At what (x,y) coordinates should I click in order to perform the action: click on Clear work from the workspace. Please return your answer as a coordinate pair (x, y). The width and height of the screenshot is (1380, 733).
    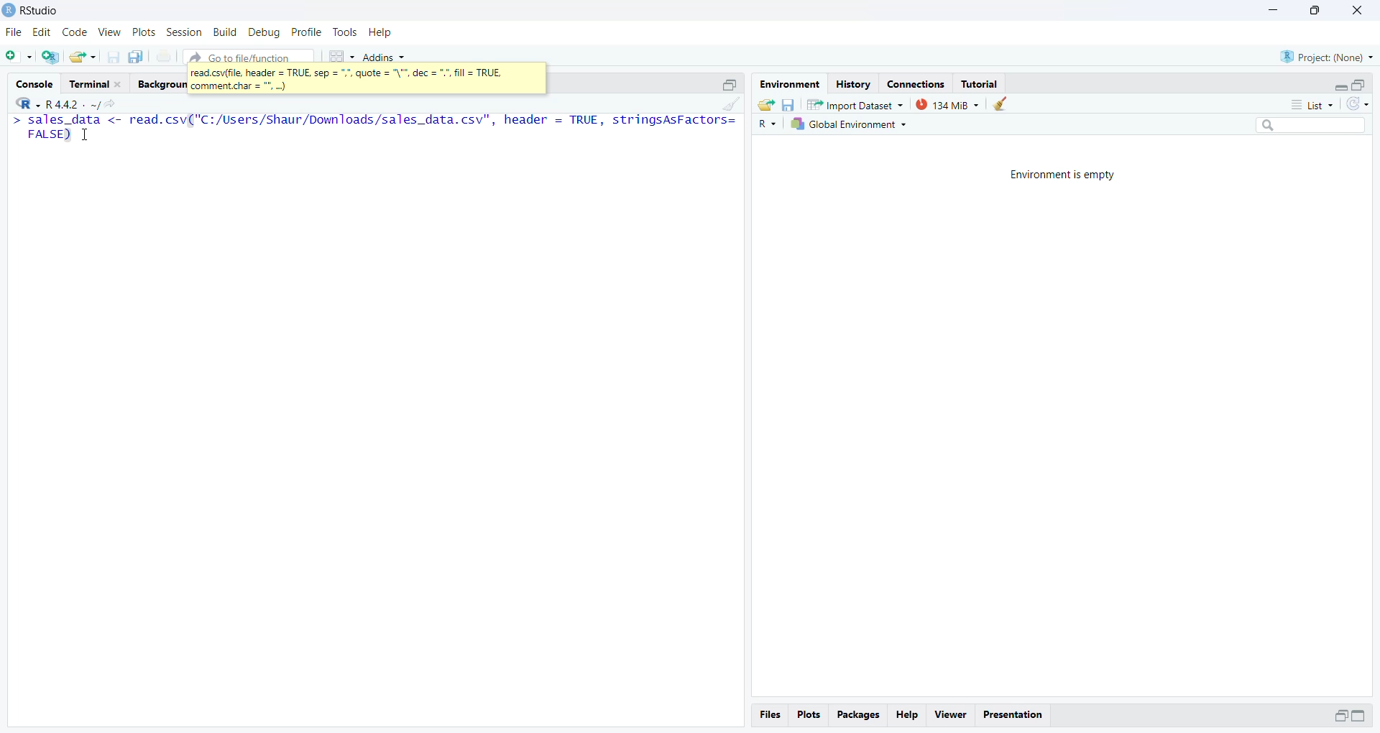
    Looking at the image, I should click on (1001, 103).